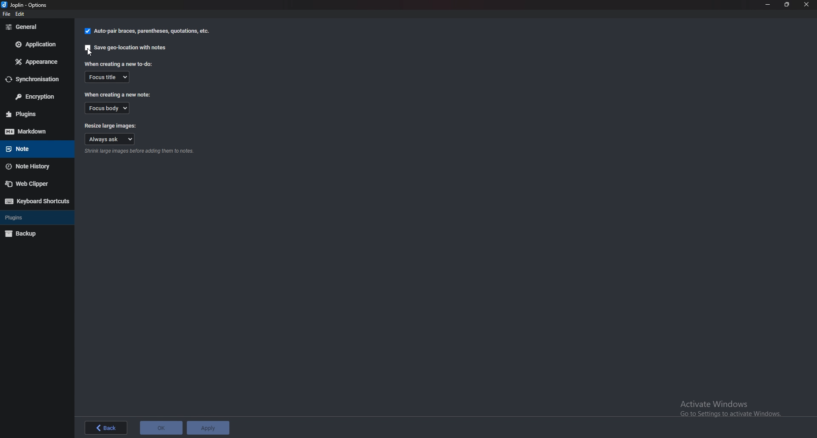 This screenshot has width=817, height=438. What do you see at coordinates (209, 427) in the screenshot?
I see `apply` at bounding box center [209, 427].